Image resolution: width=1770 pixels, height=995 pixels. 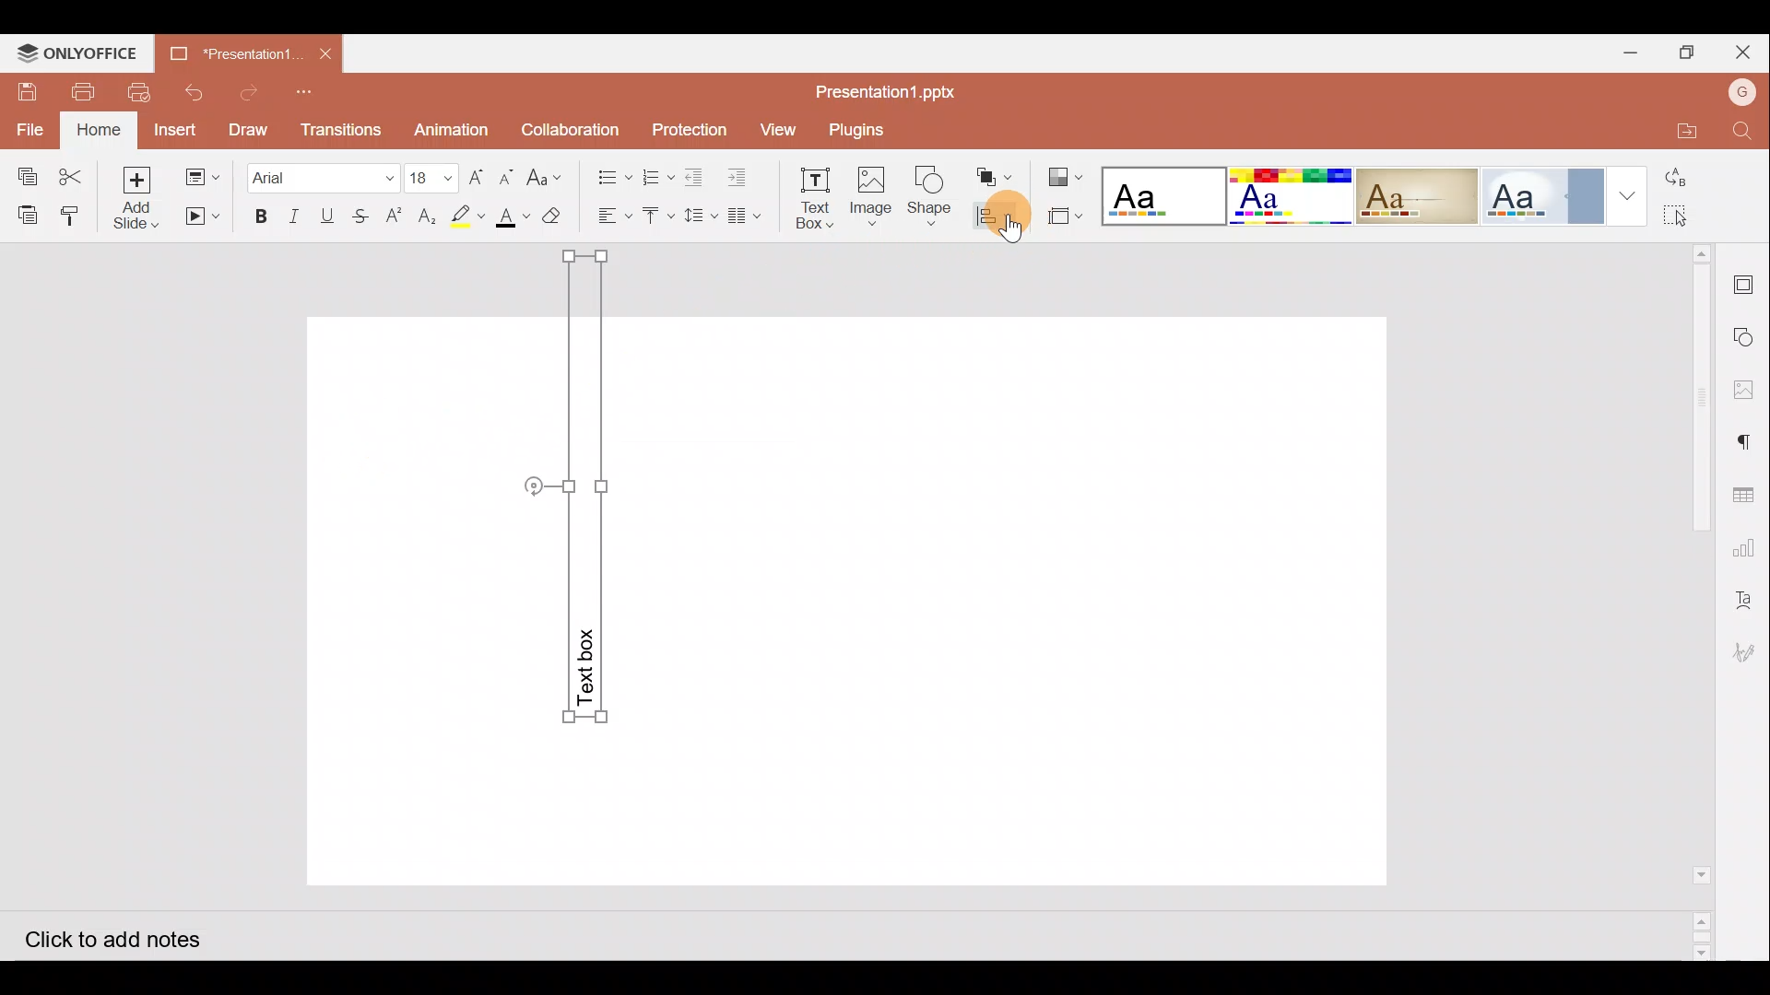 I want to click on Copy, so click(x=23, y=171).